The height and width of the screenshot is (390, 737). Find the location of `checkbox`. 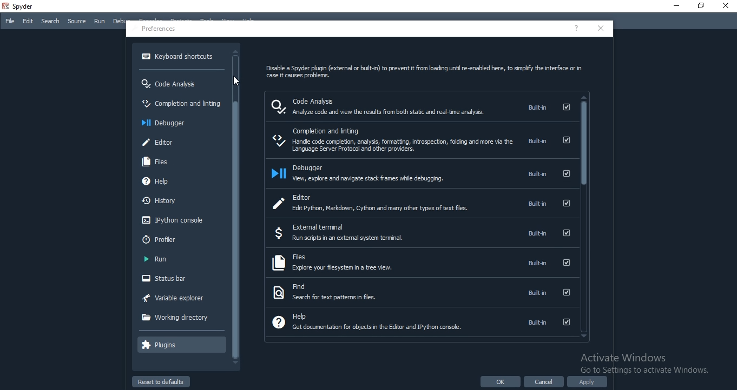

checkbox is located at coordinates (565, 264).